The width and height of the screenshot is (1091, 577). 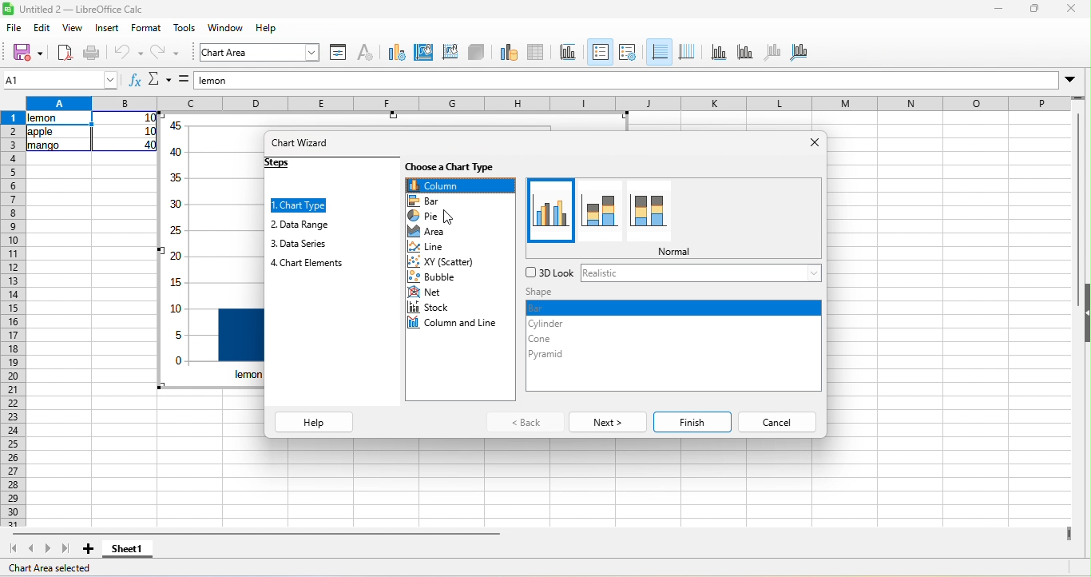 I want to click on export directly as pdf, so click(x=65, y=52).